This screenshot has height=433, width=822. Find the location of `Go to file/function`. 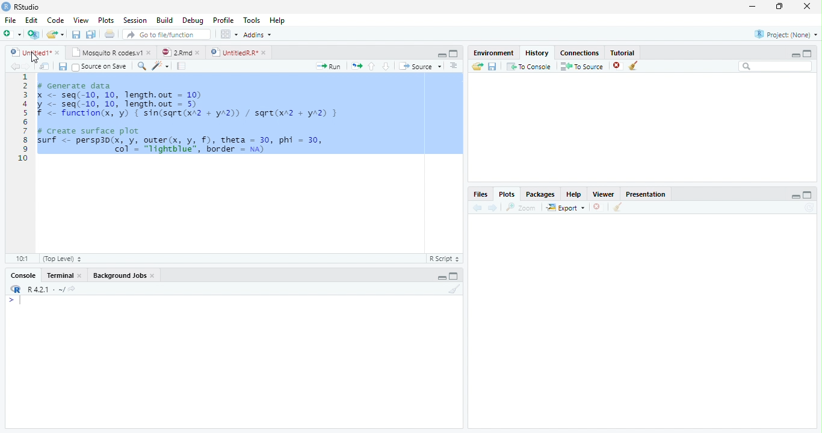

Go to file/function is located at coordinates (167, 34).